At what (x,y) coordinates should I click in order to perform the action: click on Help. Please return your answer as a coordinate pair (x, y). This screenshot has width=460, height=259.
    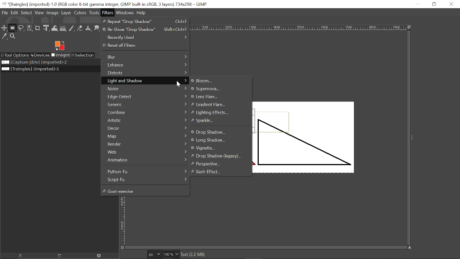
    Looking at the image, I should click on (141, 13).